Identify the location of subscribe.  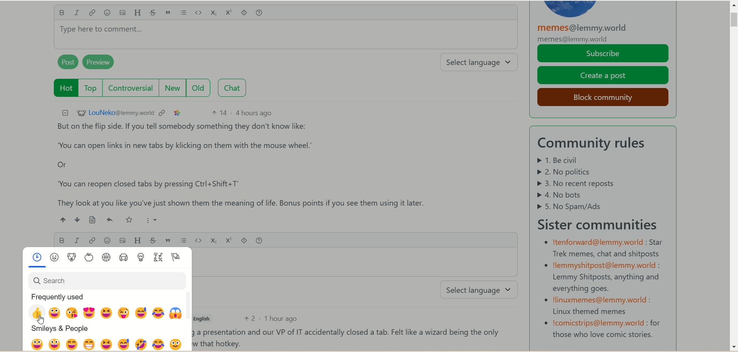
(603, 54).